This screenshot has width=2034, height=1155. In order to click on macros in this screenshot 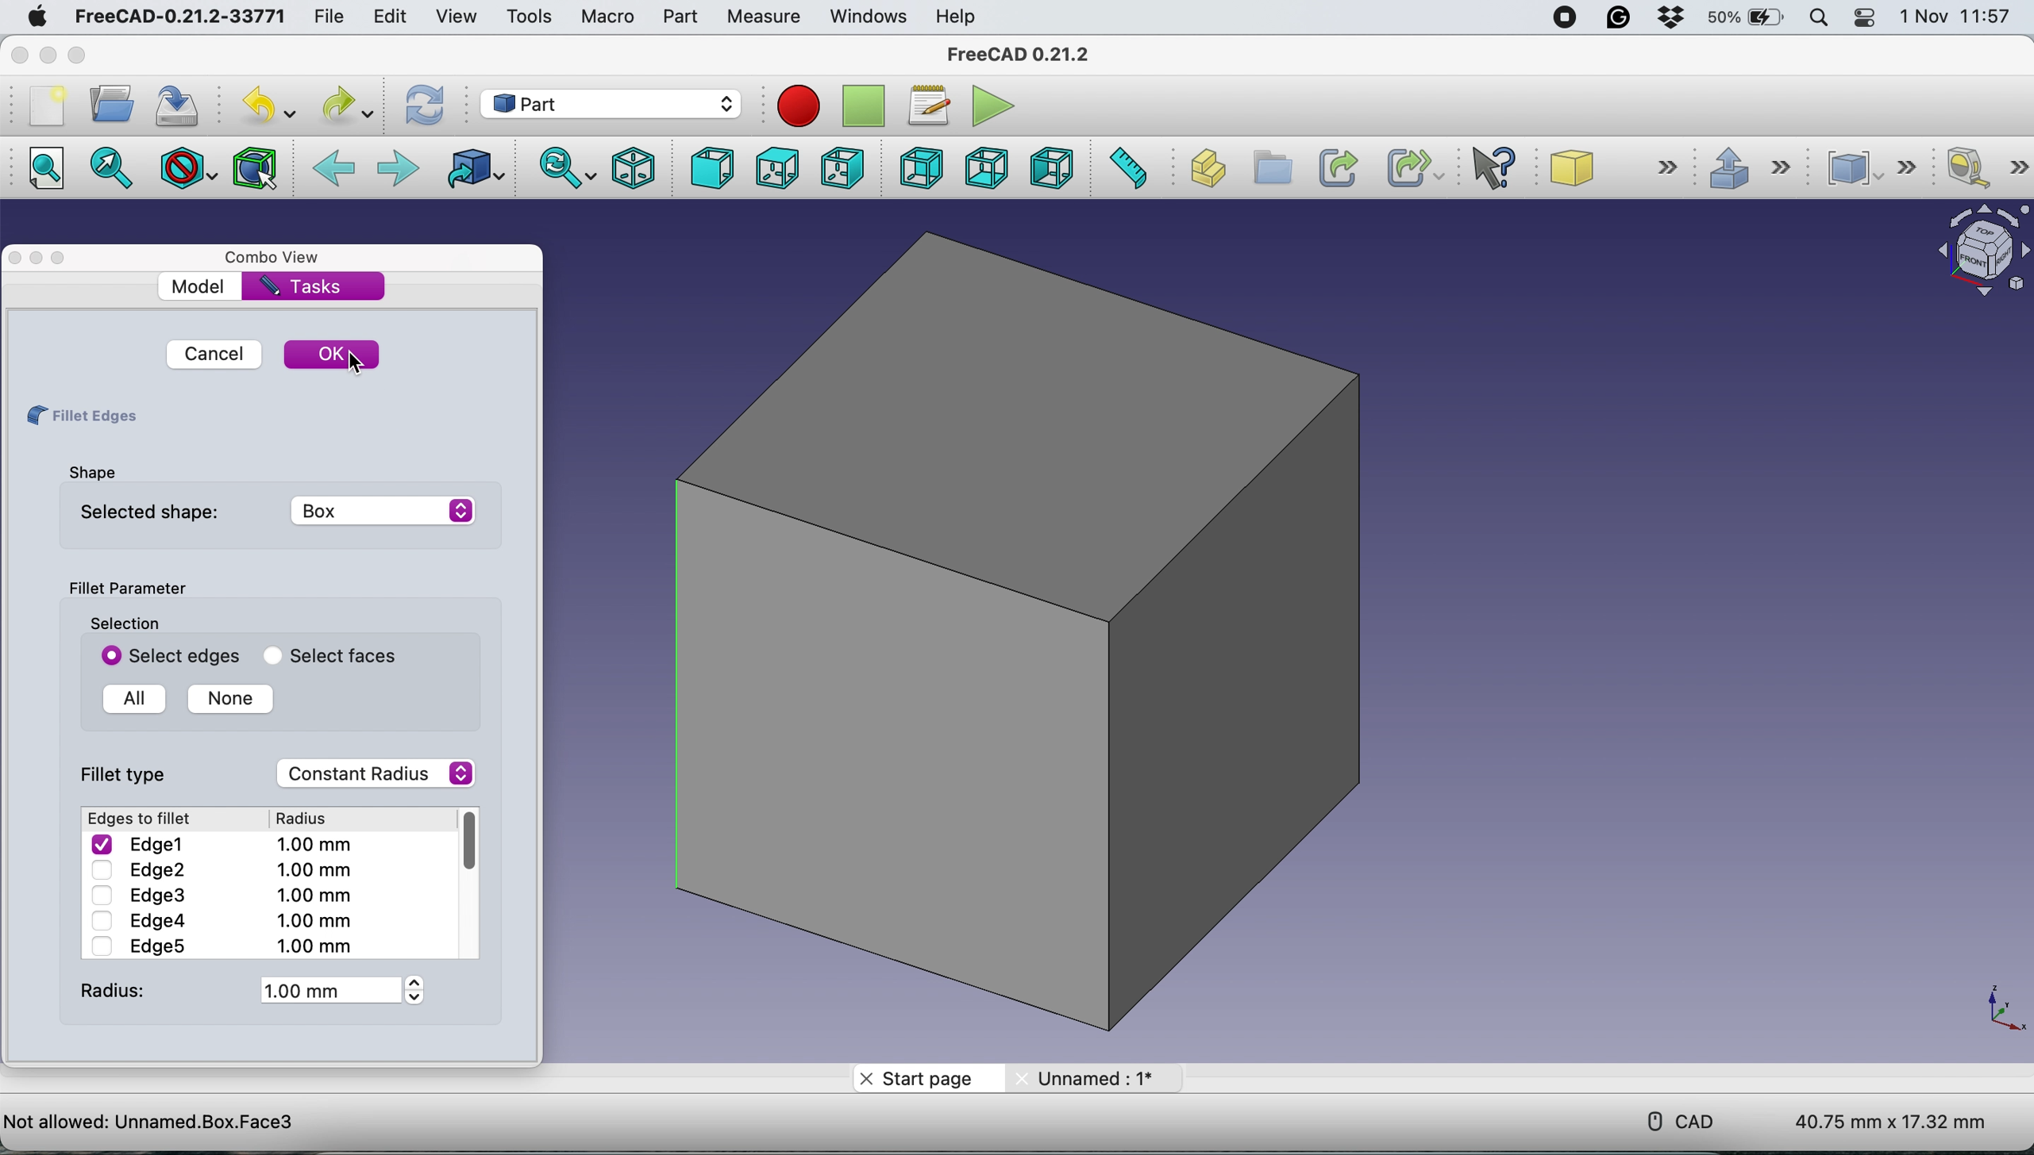, I will do `click(926, 107)`.